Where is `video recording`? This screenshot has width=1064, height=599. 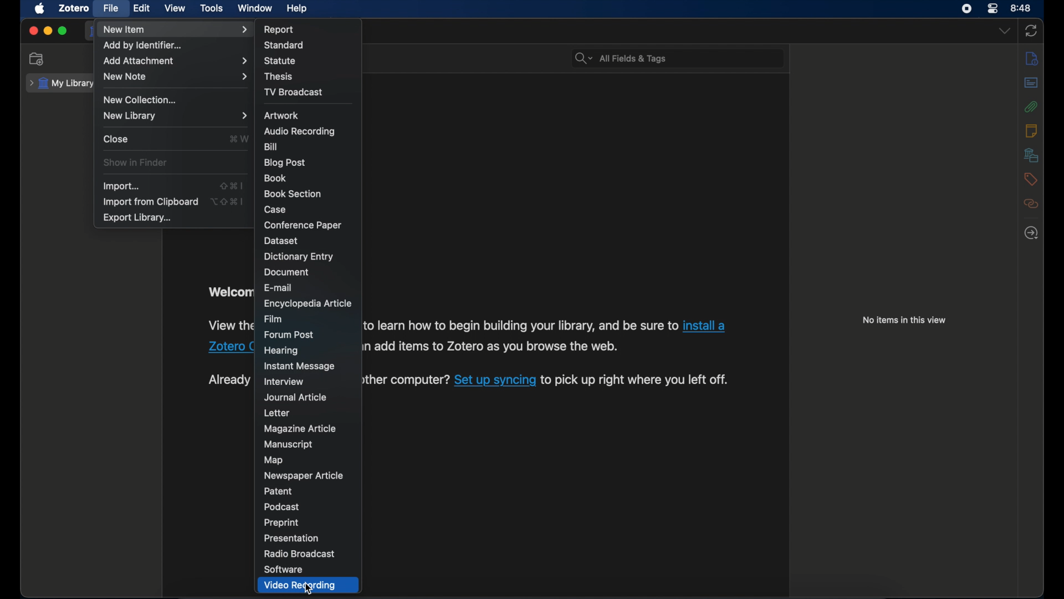 video recording is located at coordinates (302, 585).